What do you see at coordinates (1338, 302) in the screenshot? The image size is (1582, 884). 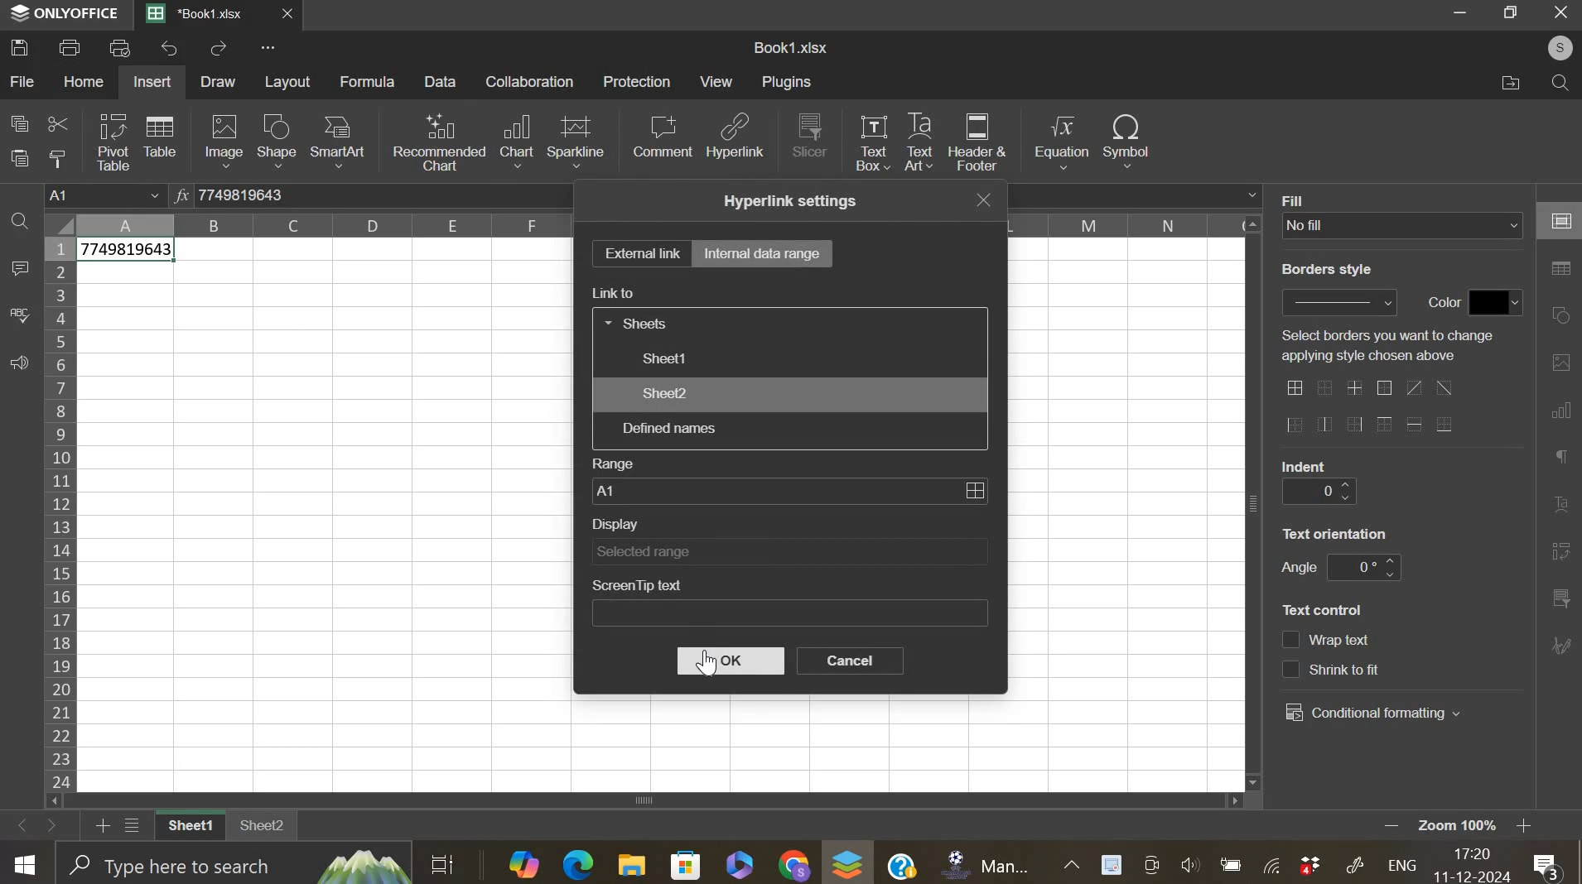 I see `border style` at bounding box center [1338, 302].